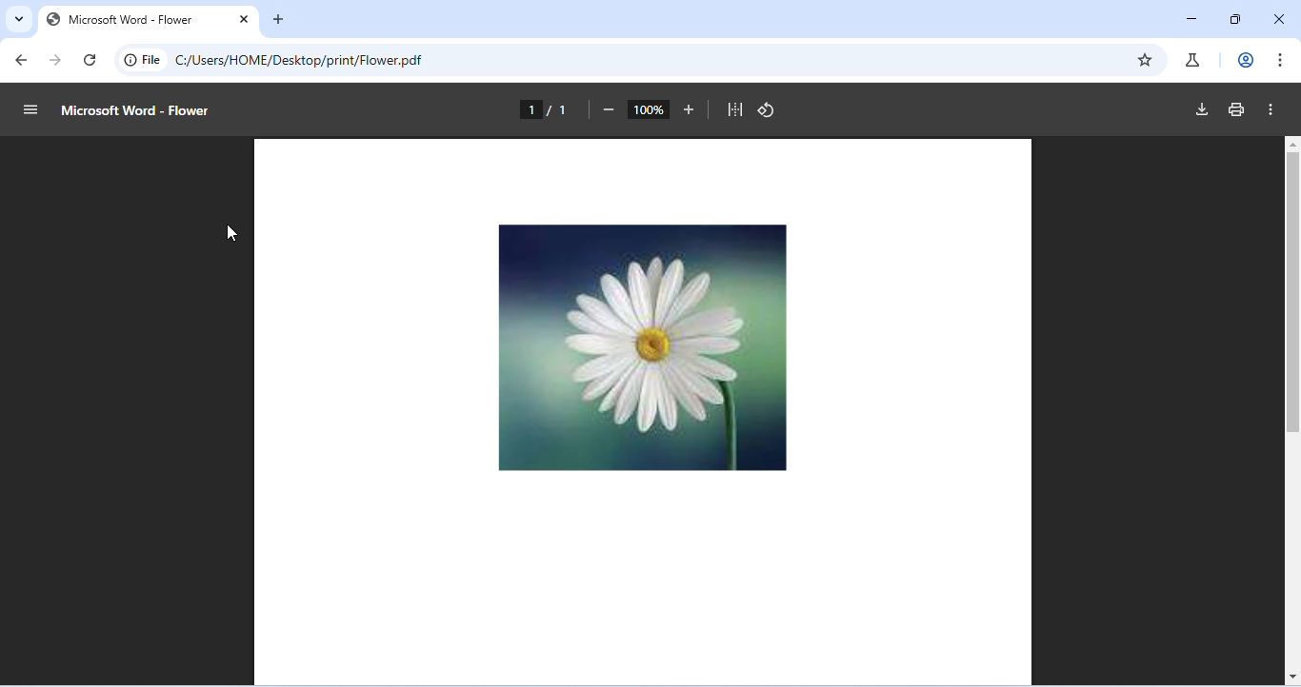 The image size is (1301, 687). What do you see at coordinates (279, 21) in the screenshot?
I see `add` at bounding box center [279, 21].